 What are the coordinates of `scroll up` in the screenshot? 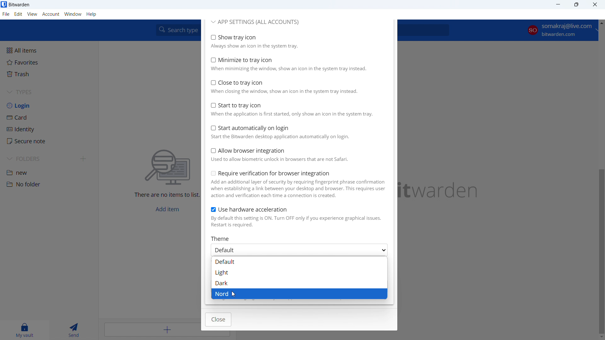 It's located at (601, 22).